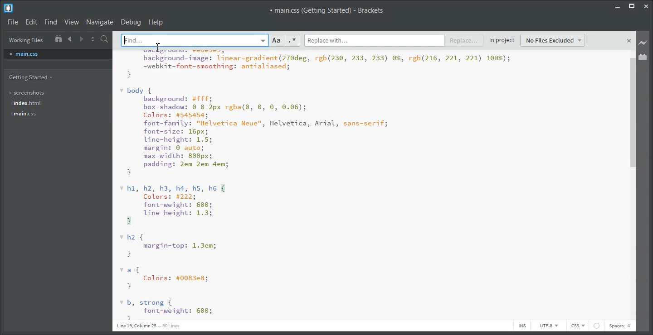 The width and height of the screenshot is (653, 335). What do you see at coordinates (93, 38) in the screenshot?
I see `Split the editor vertically and horizontally` at bounding box center [93, 38].